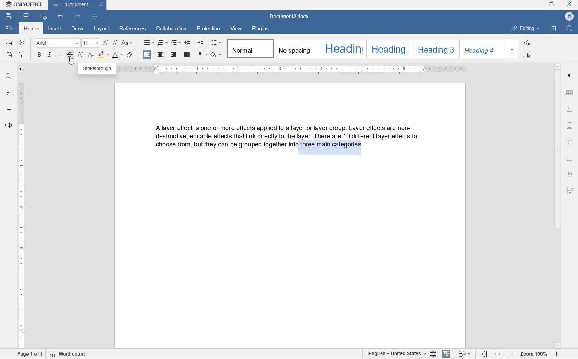  I want to click on print, so click(27, 17).